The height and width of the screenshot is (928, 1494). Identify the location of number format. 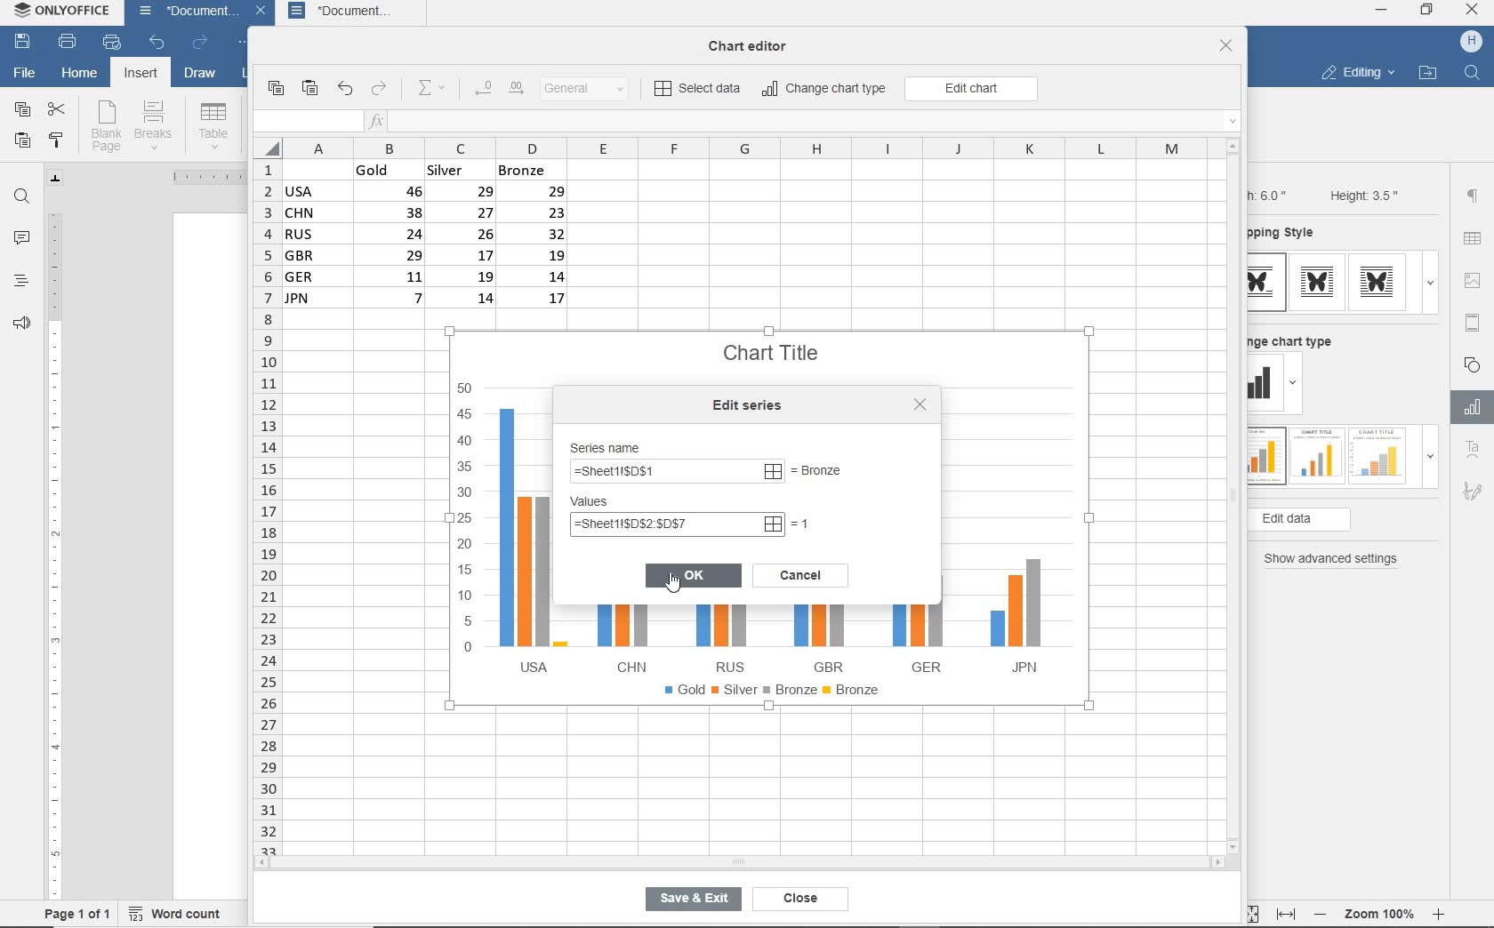
(591, 90).